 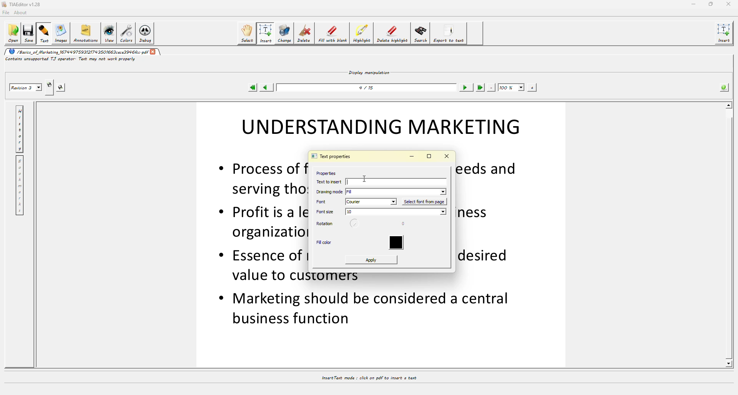 What do you see at coordinates (267, 33) in the screenshot?
I see `insert` at bounding box center [267, 33].